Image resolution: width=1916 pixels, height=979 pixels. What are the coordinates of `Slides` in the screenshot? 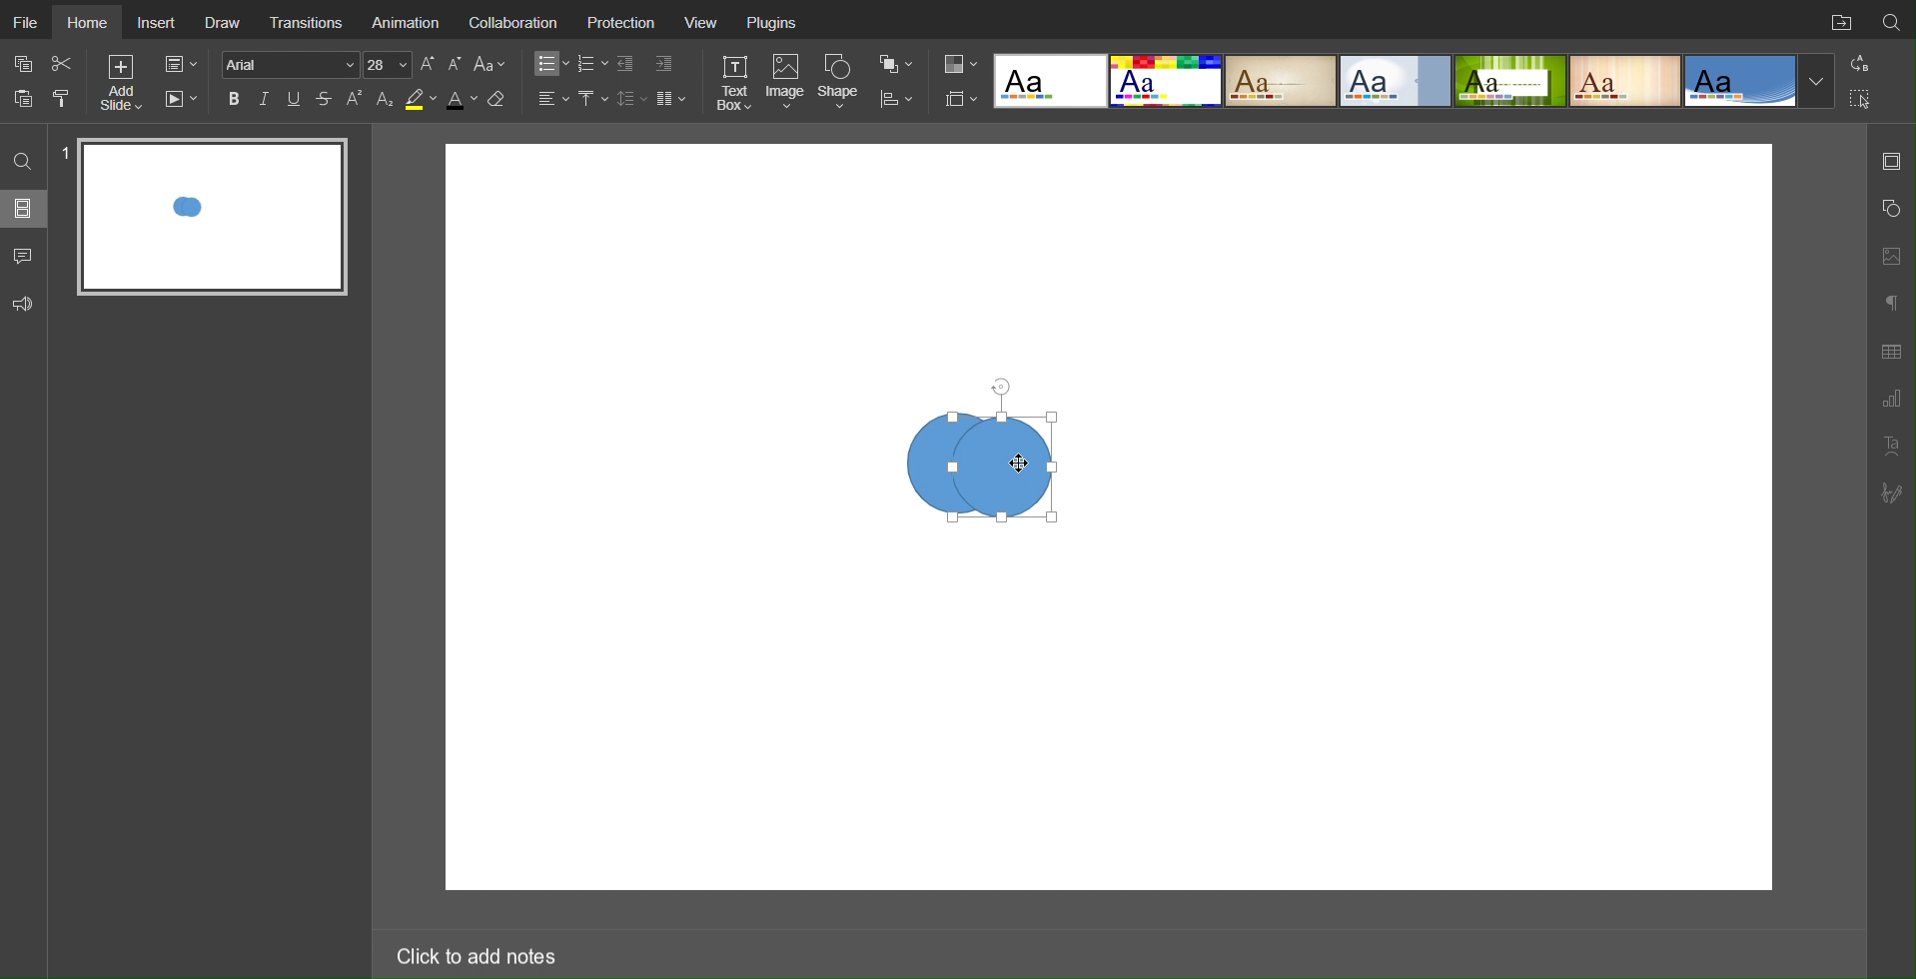 It's located at (25, 208).